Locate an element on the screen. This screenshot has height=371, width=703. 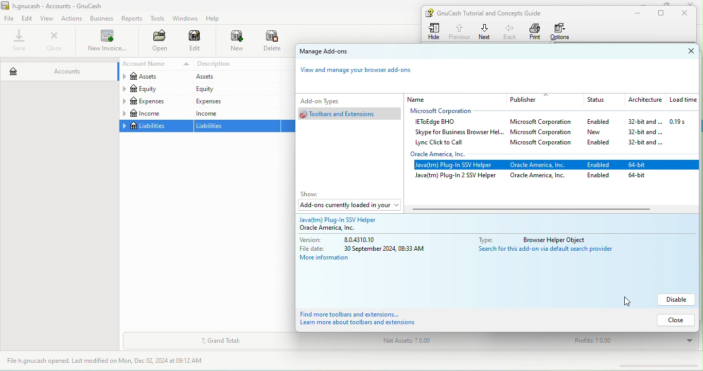
delete is located at coordinates (273, 42).